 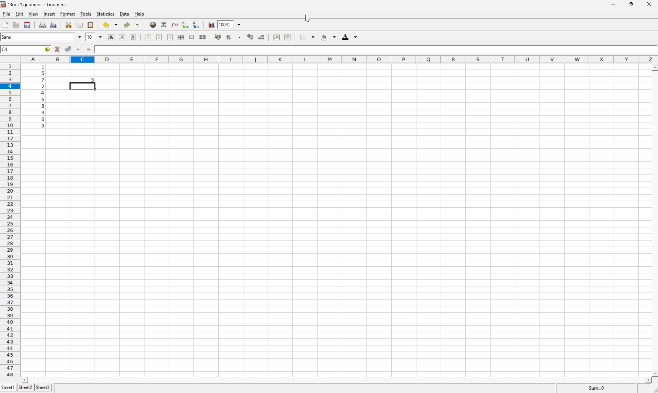 I want to click on foreground, so click(x=349, y=37).